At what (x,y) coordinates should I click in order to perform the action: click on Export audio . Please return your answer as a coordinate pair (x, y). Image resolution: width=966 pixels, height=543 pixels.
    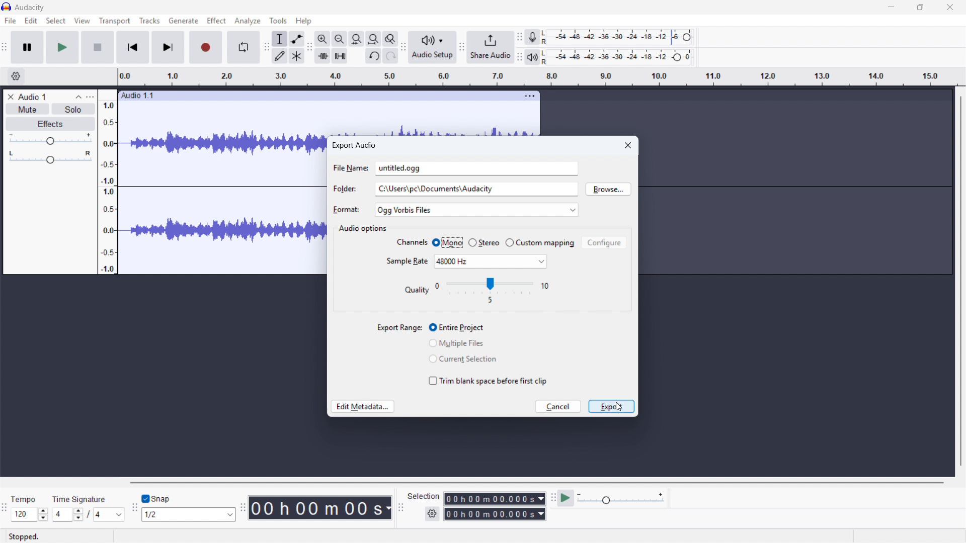
    Looking at the image, I should click on (354, 145).